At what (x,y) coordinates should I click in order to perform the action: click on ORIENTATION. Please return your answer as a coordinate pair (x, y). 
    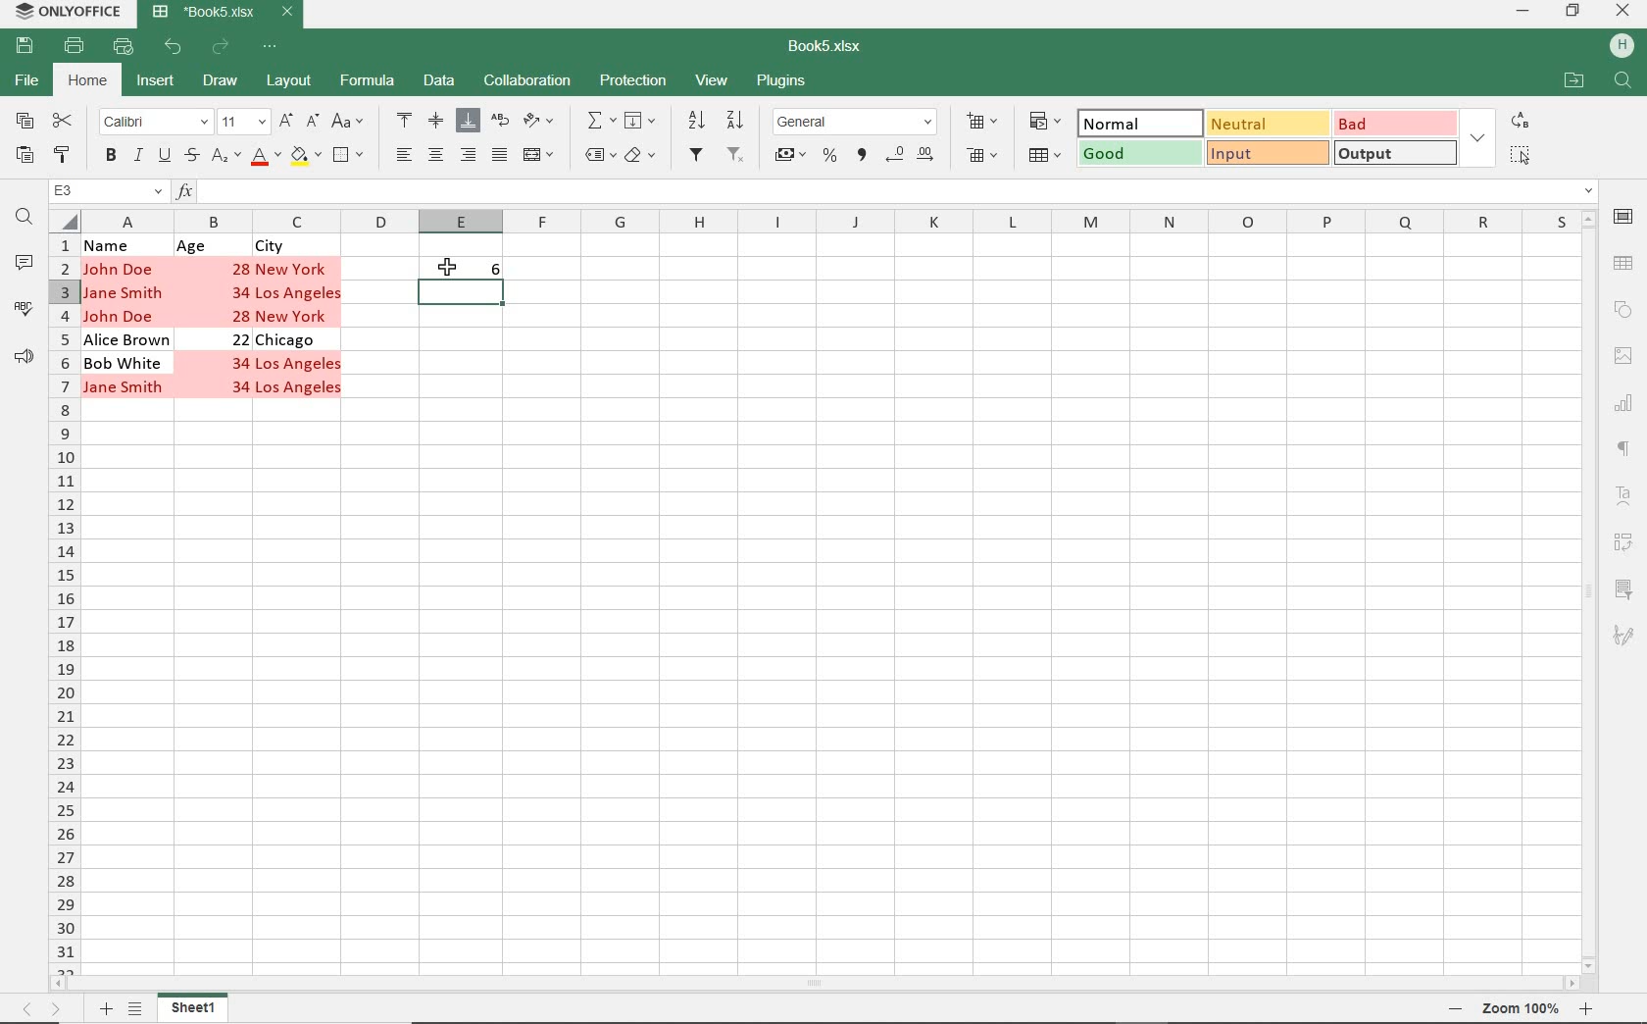
    Looking at the image, I should click on (544, 123).